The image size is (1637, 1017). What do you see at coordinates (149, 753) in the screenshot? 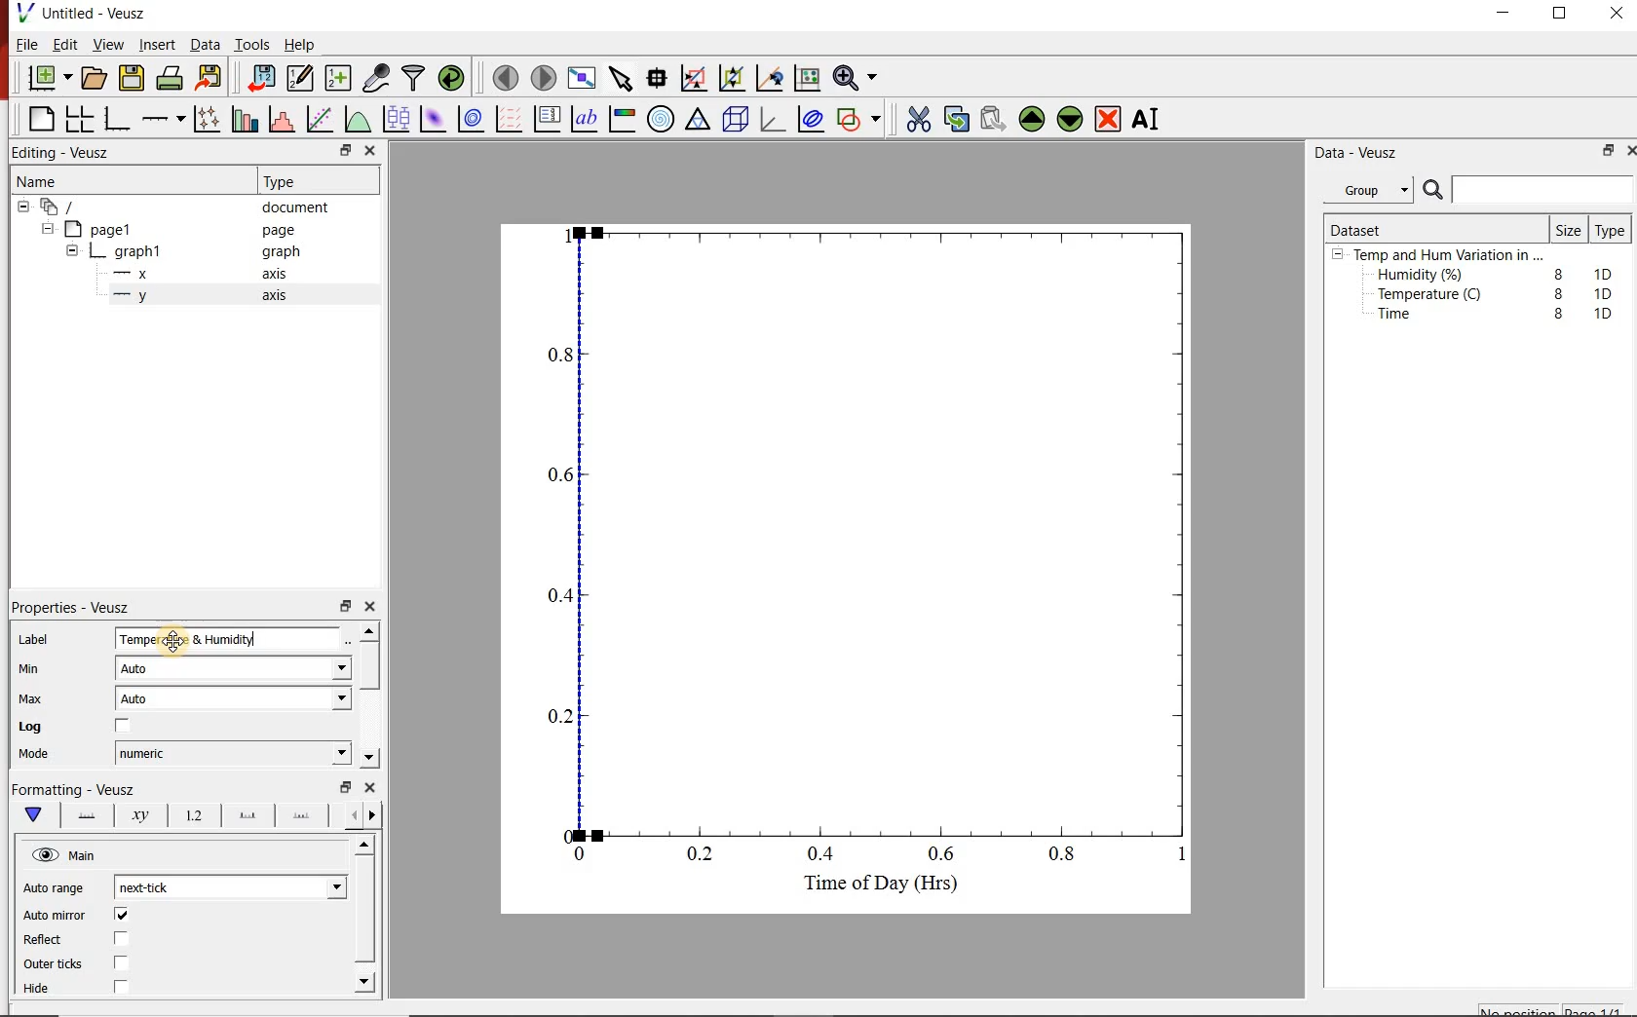
I see `datetime` at bounding box center [149, 753].